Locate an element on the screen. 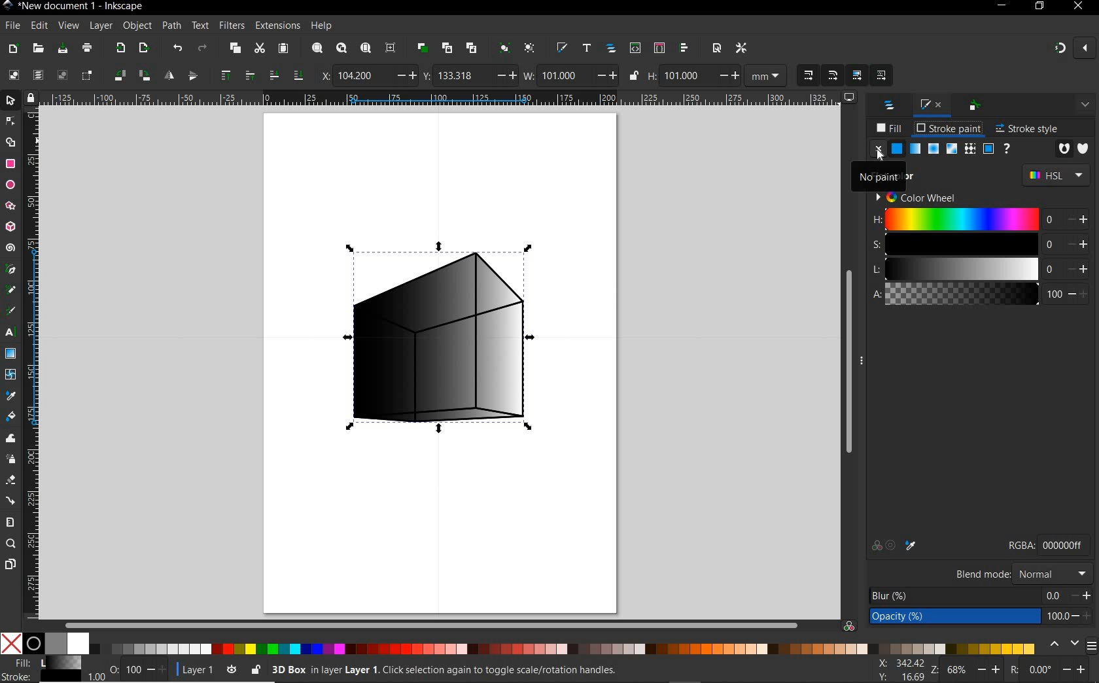 The image size is (1099, 683). SCALING is located at coordinates (808, 75).